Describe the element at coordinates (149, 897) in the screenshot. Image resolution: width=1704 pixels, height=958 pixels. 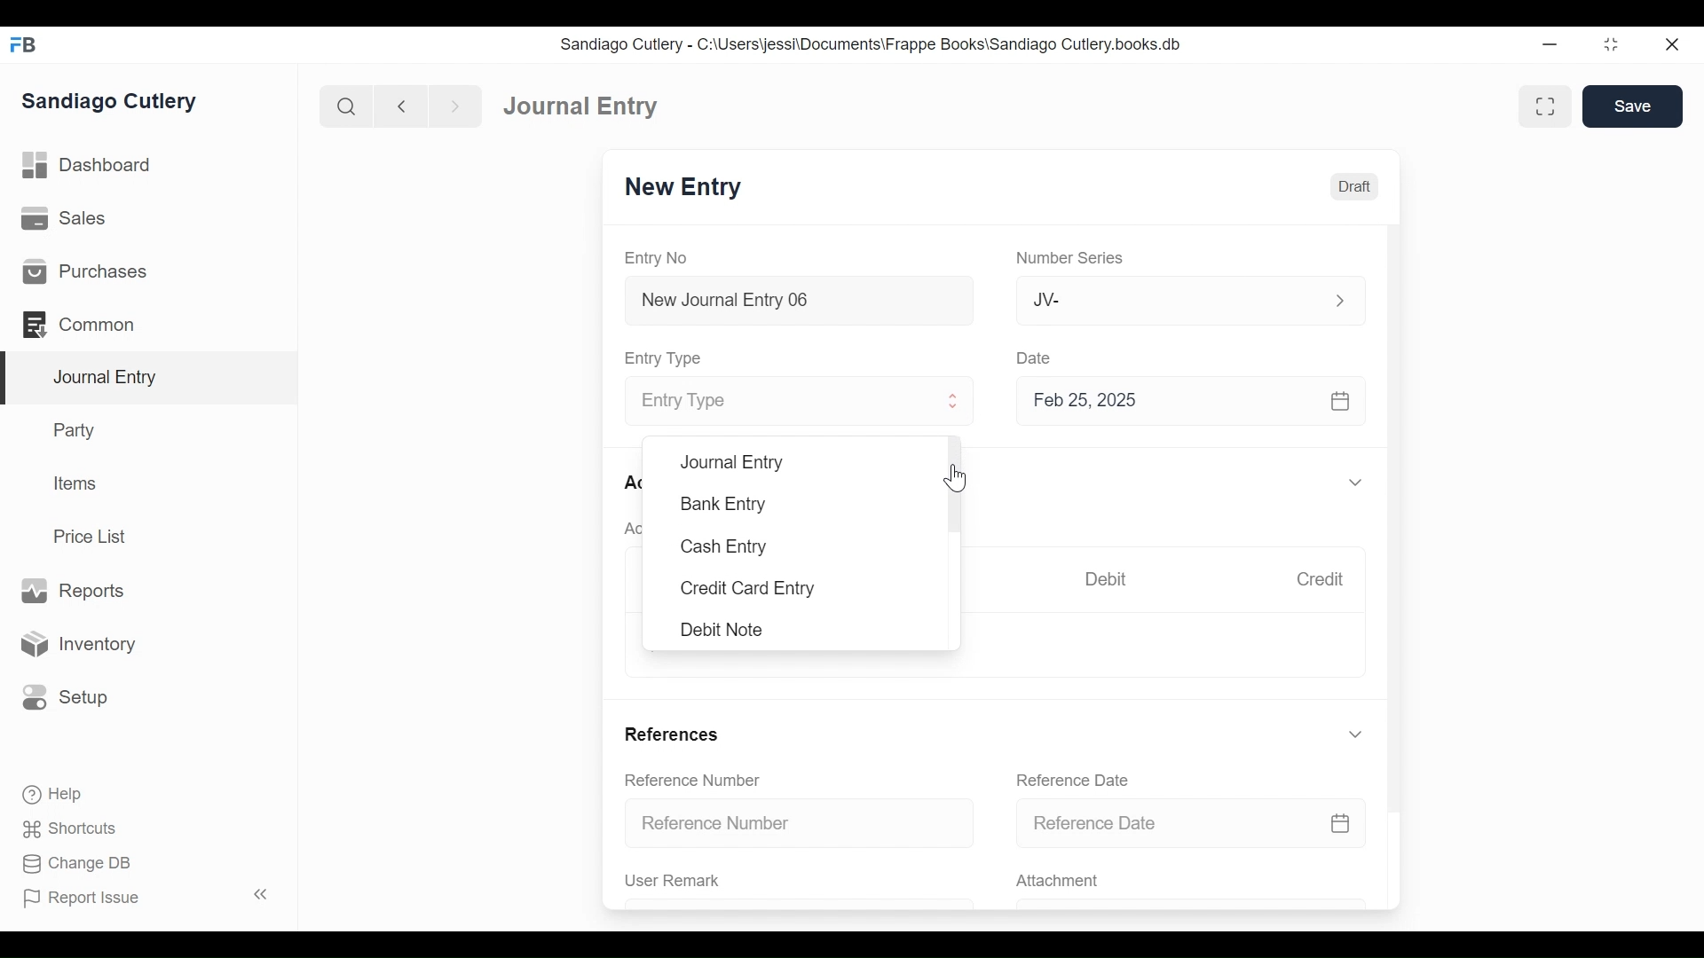
I see `Report Issue` at that location.